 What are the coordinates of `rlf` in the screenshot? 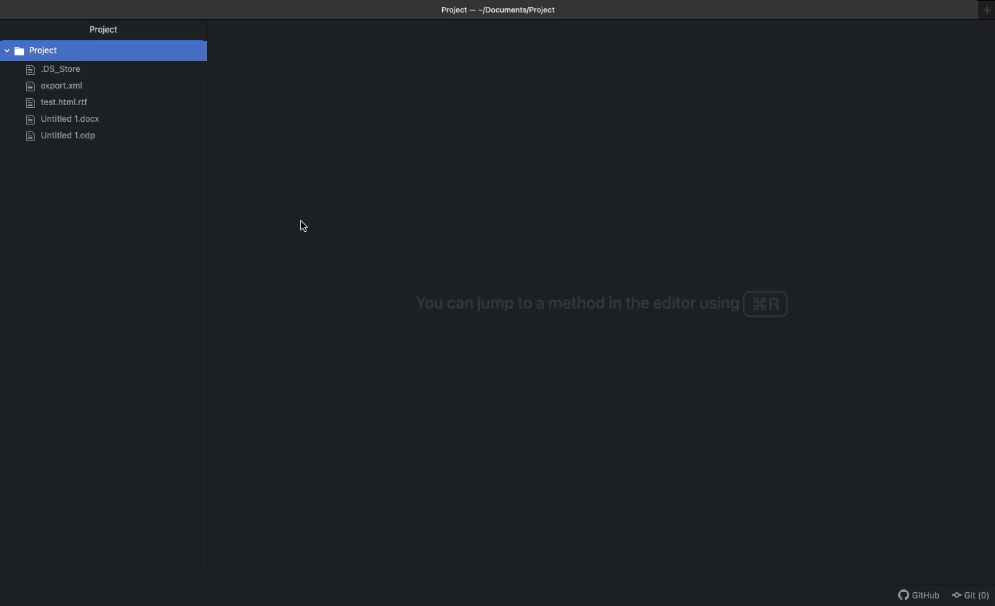 It's located at (51, 102).